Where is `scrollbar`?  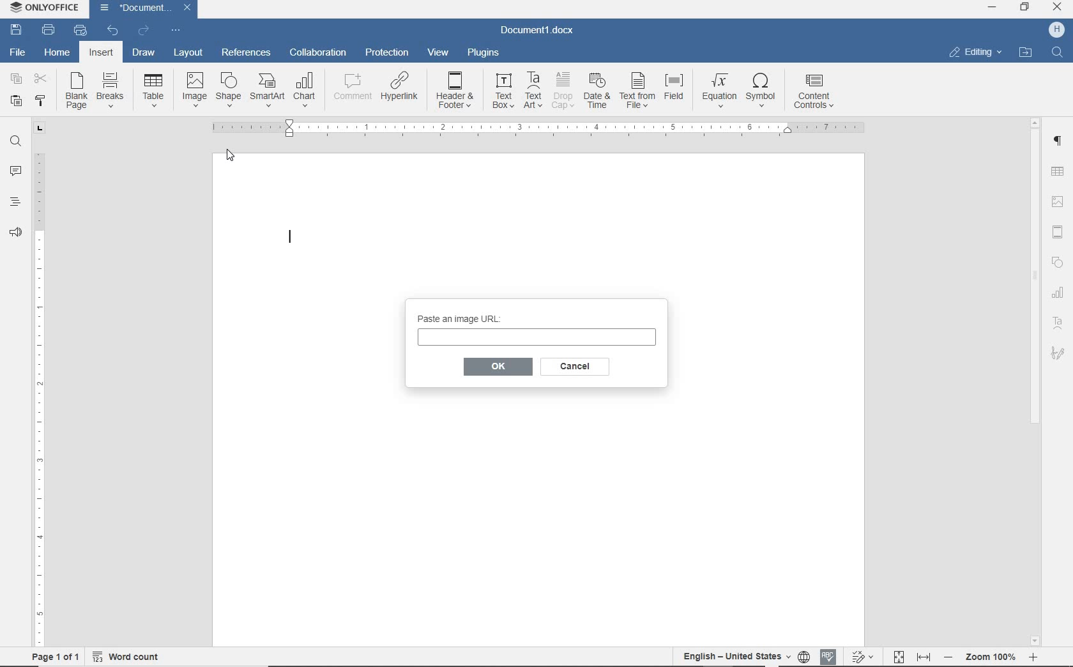 scrollbar is located at coordinates (1034, 382).